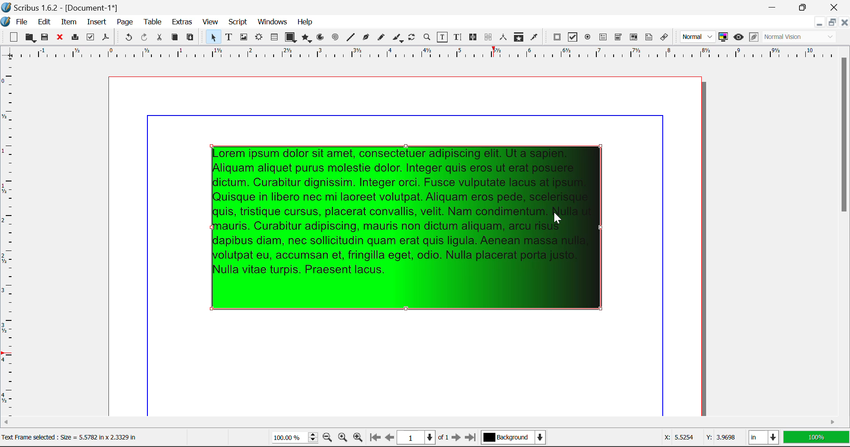 The image size is (850, 447). What do you see at coordinates (321, 39) in the screenshot?
I see `Arcs` at bounding box center [321, 39].